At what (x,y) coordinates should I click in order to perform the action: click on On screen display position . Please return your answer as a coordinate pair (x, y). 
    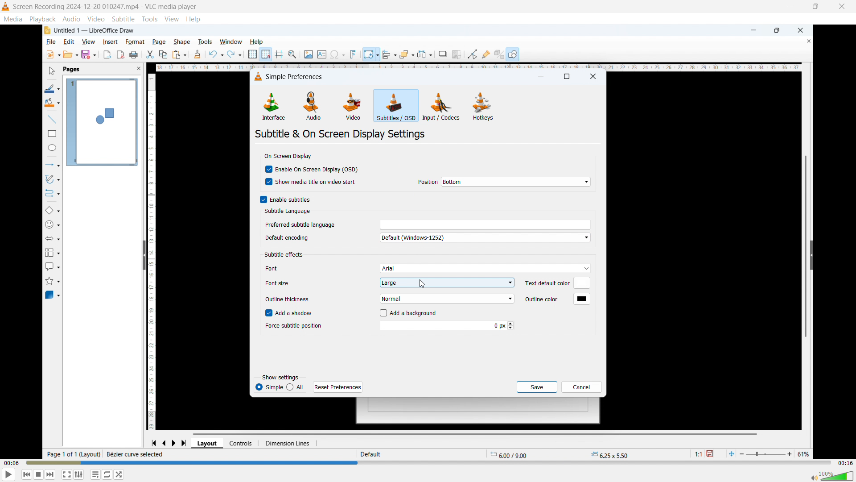
    Looking at the image, I should click on (514, 182).